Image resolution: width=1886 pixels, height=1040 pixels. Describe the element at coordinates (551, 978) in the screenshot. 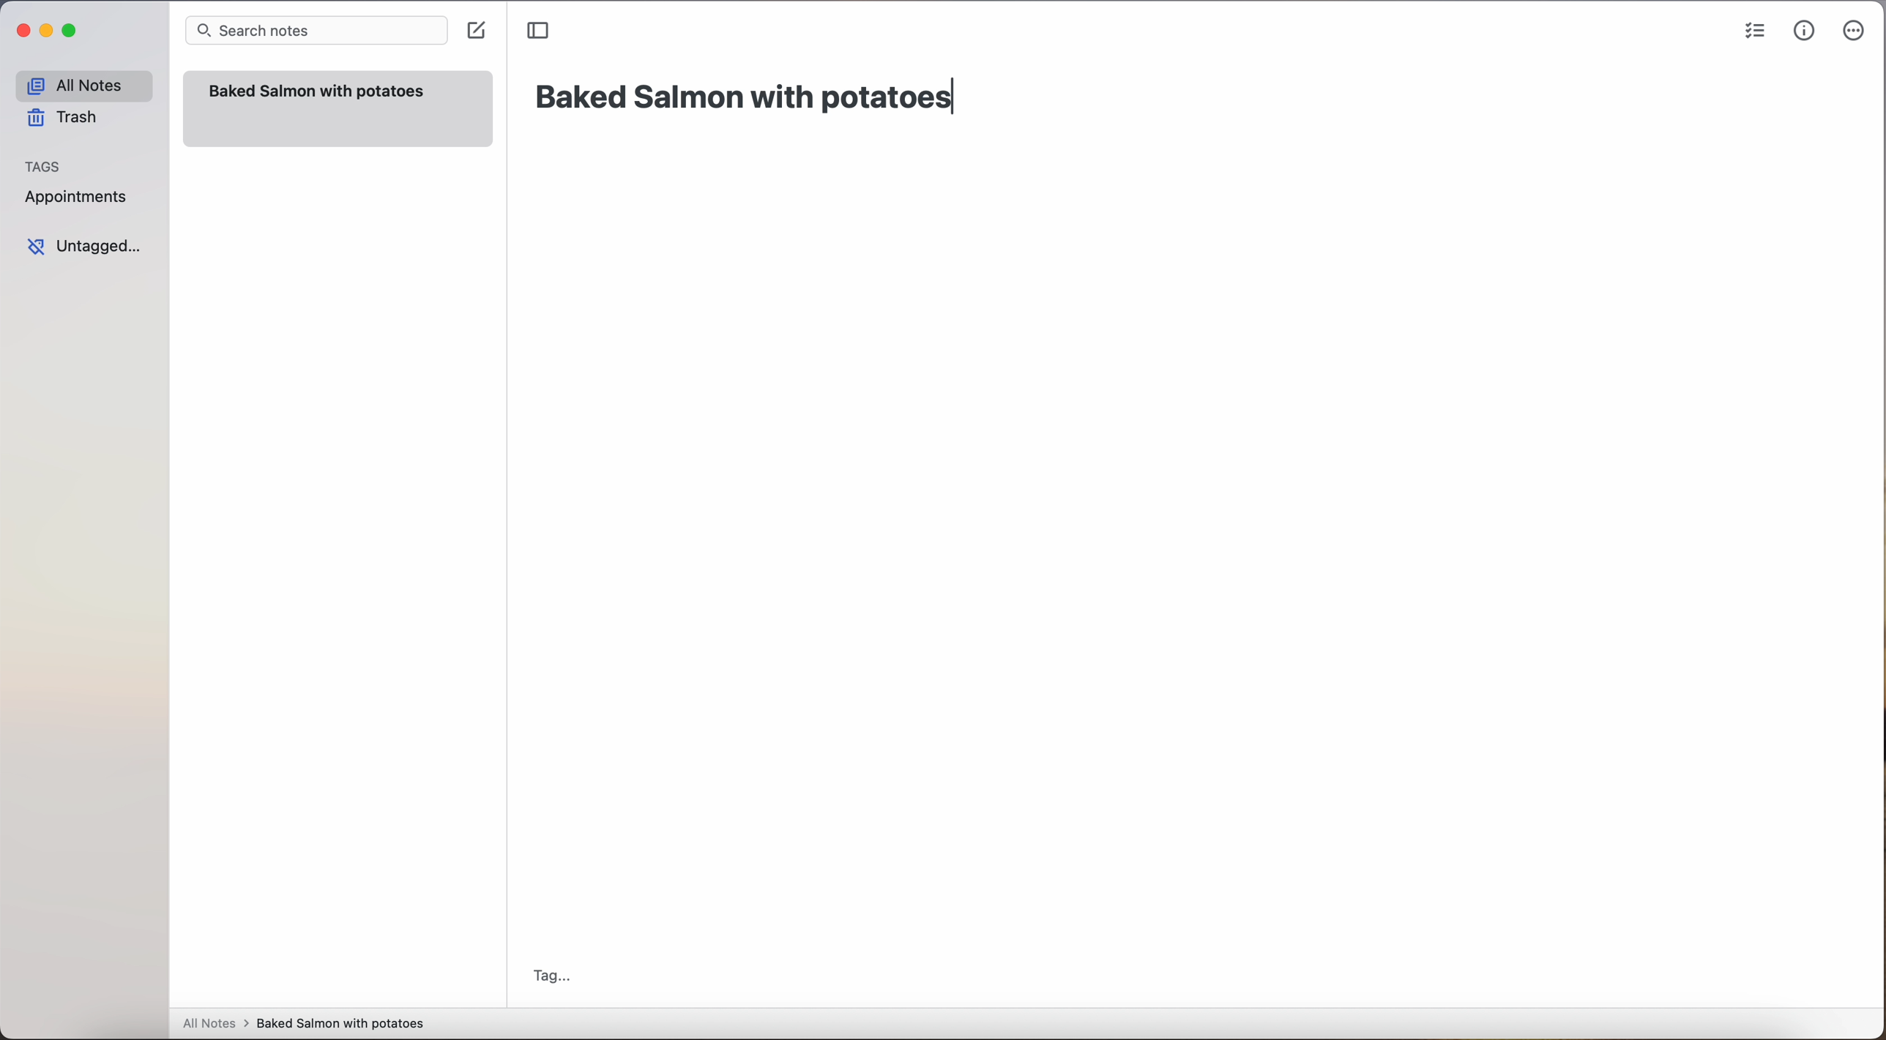

I see `tag` at that location.